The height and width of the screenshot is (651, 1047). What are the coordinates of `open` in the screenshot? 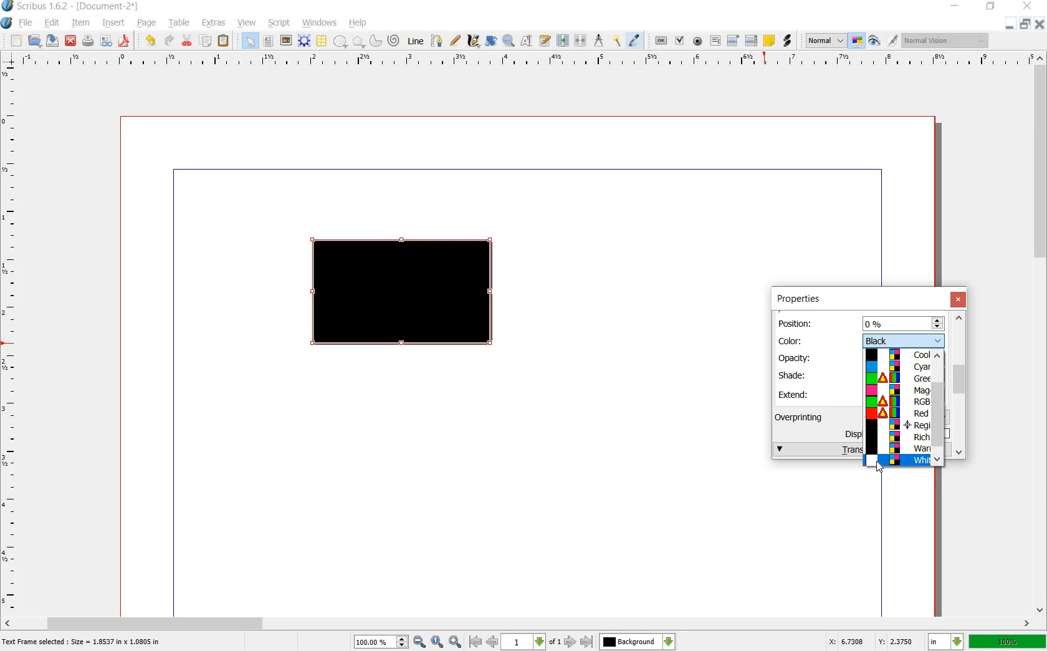 It's located at (36, 41).